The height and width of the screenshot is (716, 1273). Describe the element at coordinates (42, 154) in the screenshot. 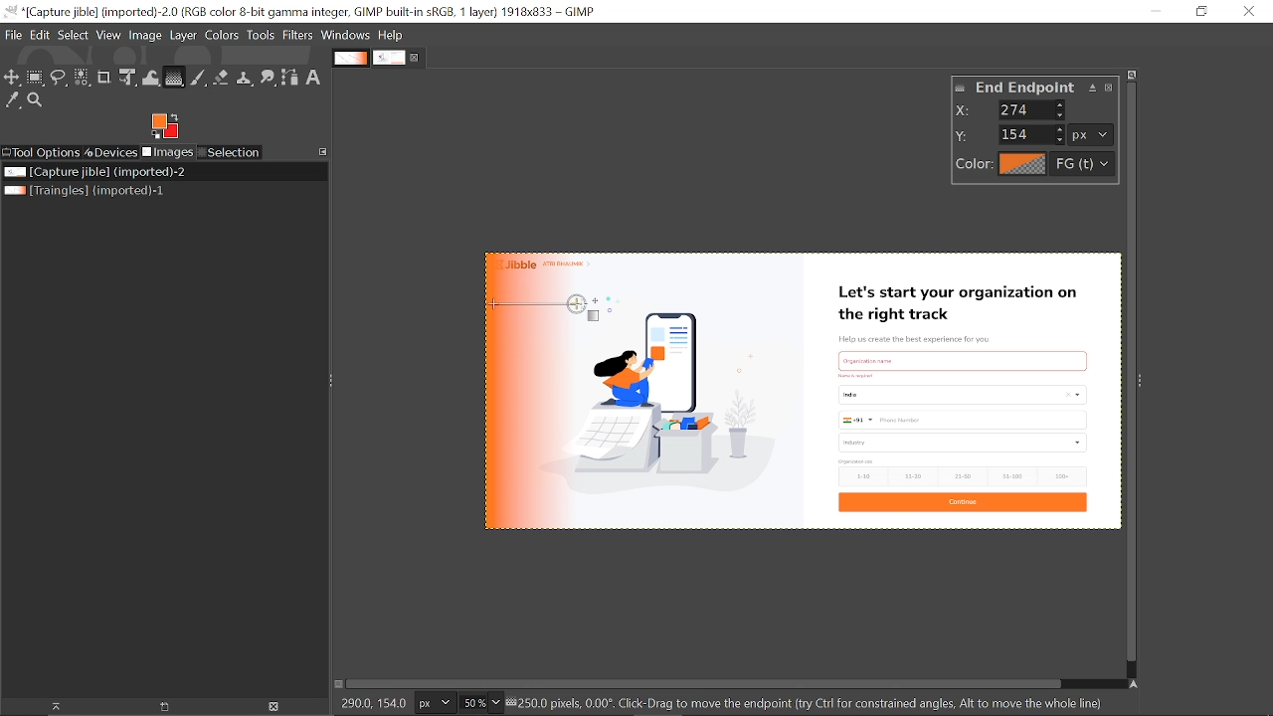

I see `Tool options` at that location.